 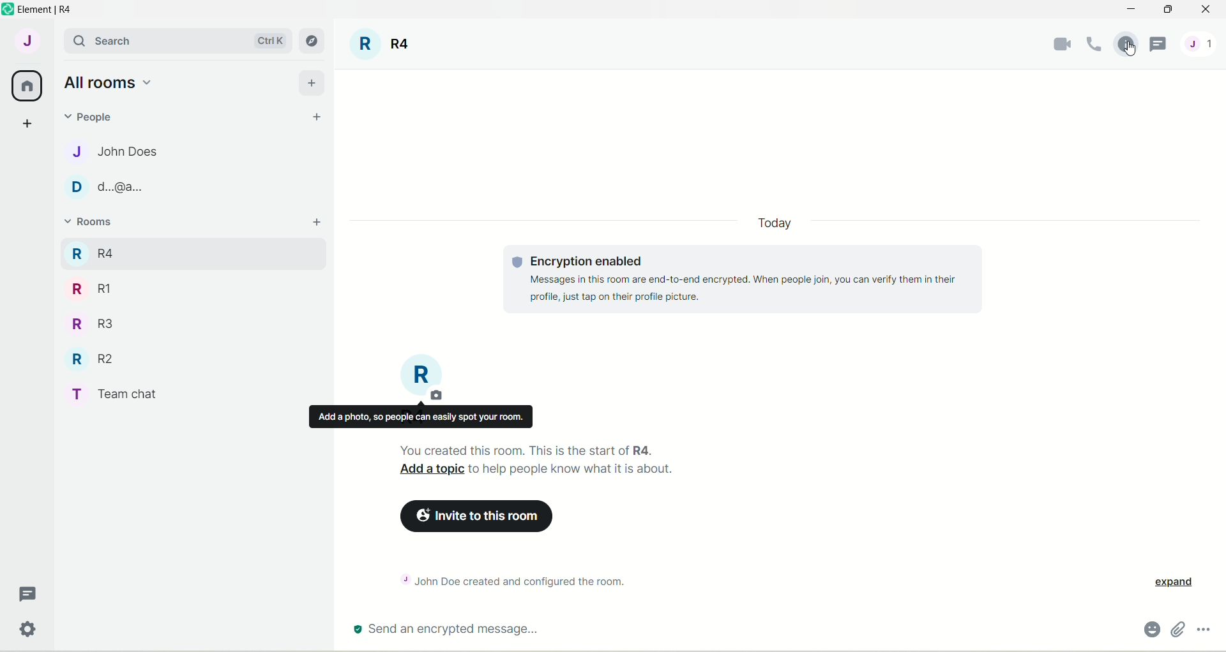 What do you see at coordinates (88, 356) in the screenshot?
I see `R R2` at bounding box center [88, 356].